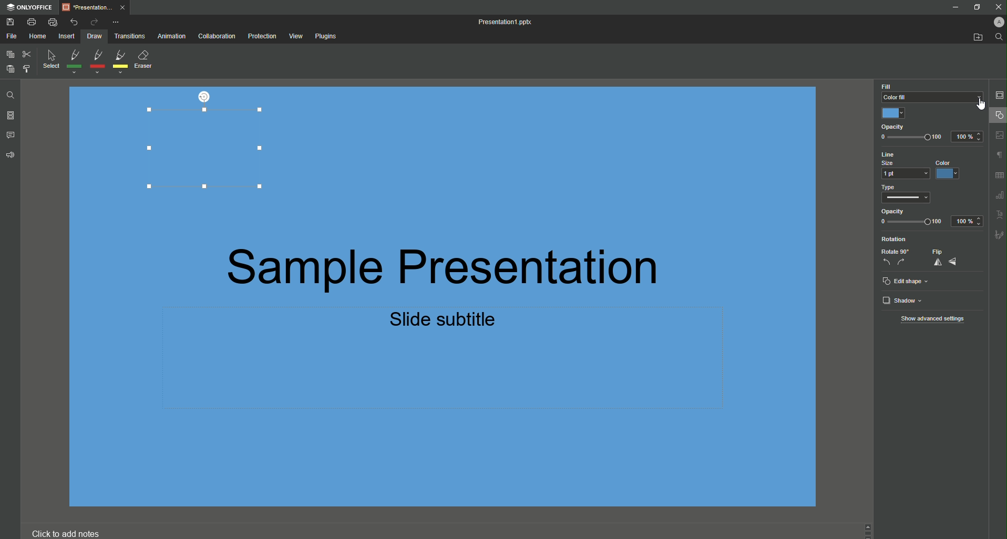 The height and width of the screenshot is (539, 1007). What do you see at coordinates (74, 20) in the screenshot?
I see `Undo` at bounding box center [74, 20].